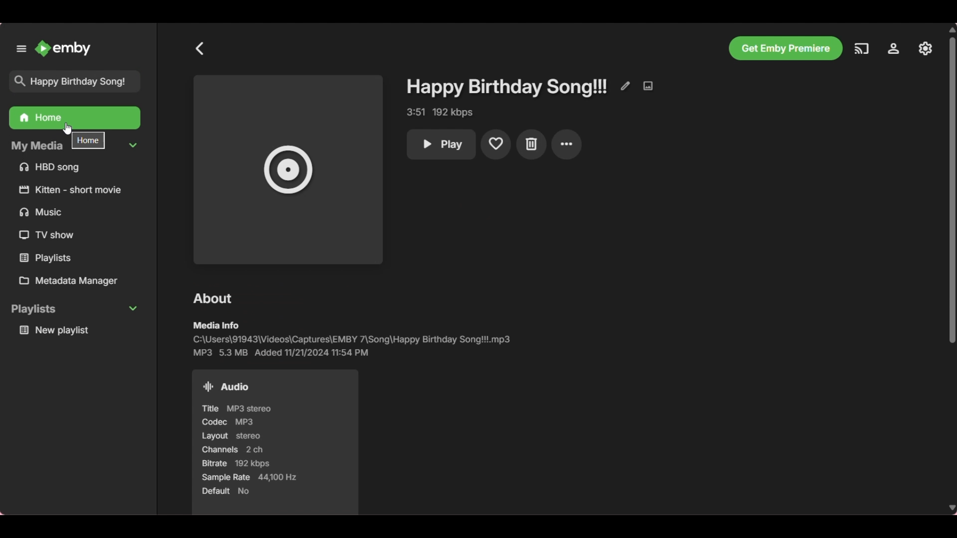  Describe the element at coordinates (229, 386) in the screenshot. I see `Audio ` at that location.